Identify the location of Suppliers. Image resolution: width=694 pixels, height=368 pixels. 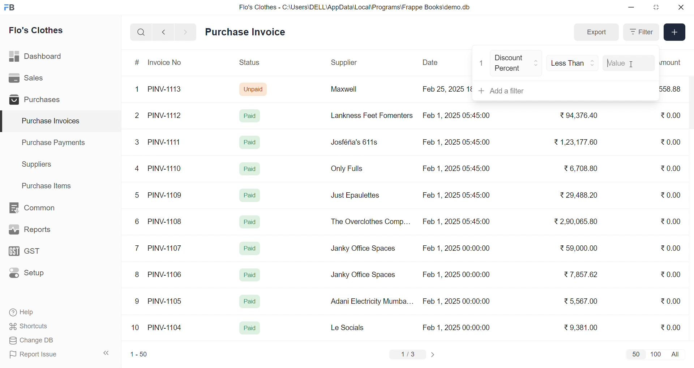
(38, 164).